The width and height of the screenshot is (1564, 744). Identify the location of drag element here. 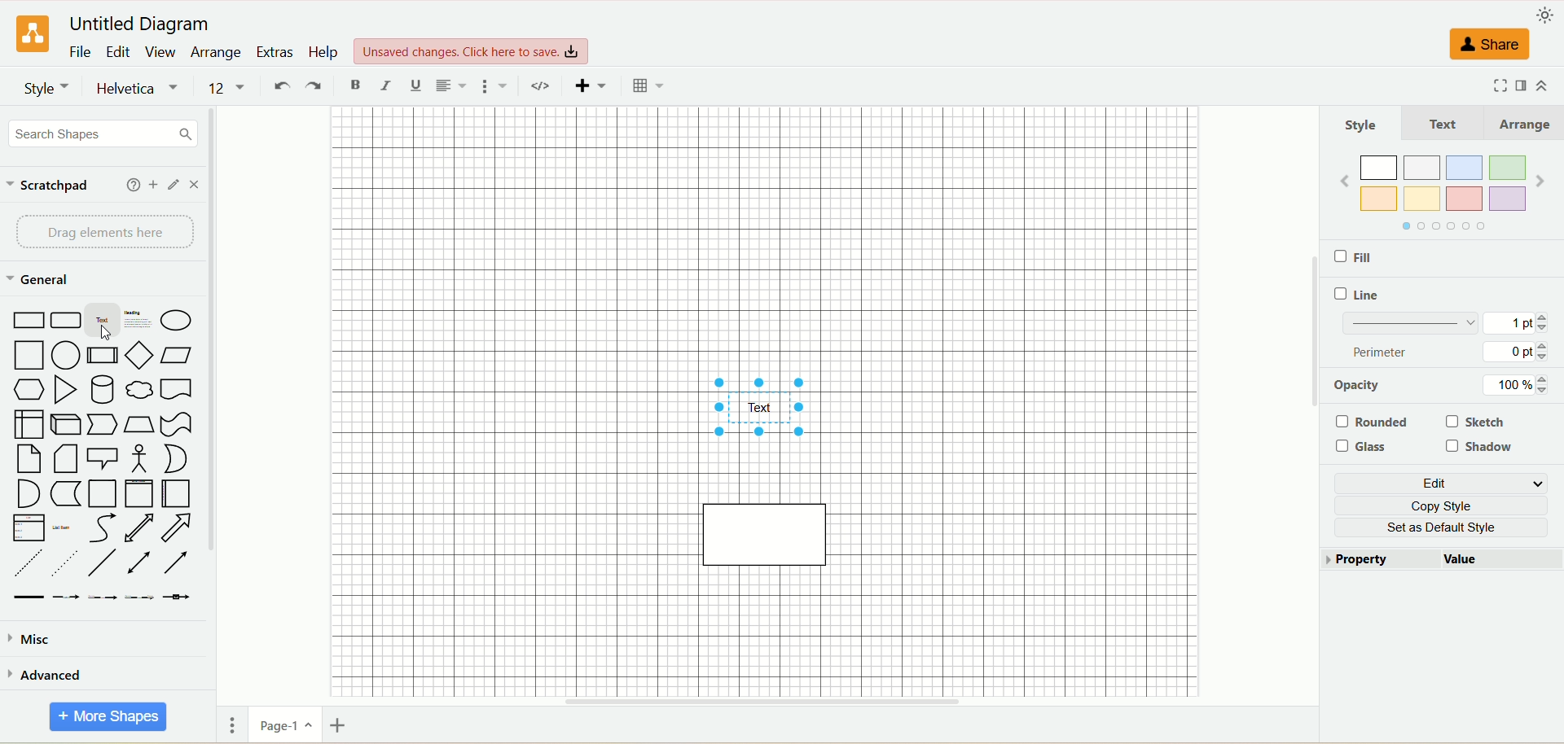
(103, 230).